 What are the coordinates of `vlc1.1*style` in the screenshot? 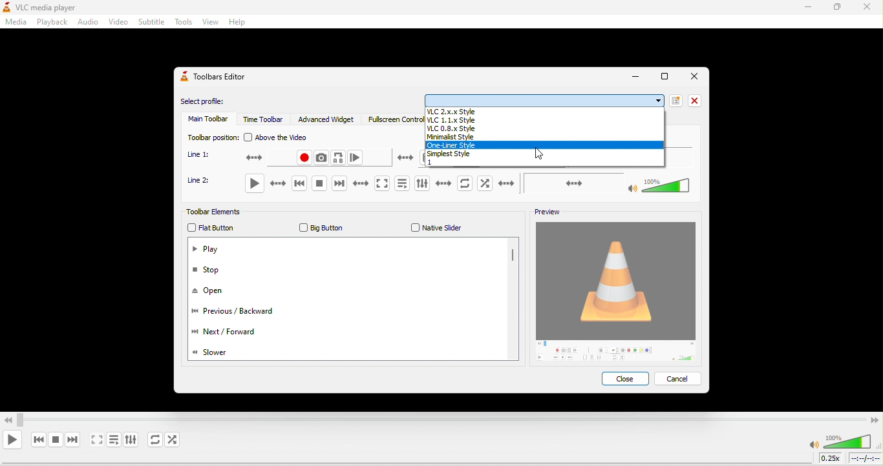 It's located at (544, 120).